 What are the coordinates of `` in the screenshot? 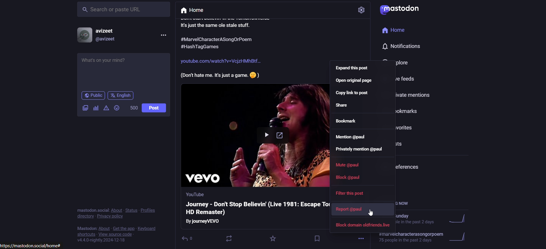 It's located at (221, 62).